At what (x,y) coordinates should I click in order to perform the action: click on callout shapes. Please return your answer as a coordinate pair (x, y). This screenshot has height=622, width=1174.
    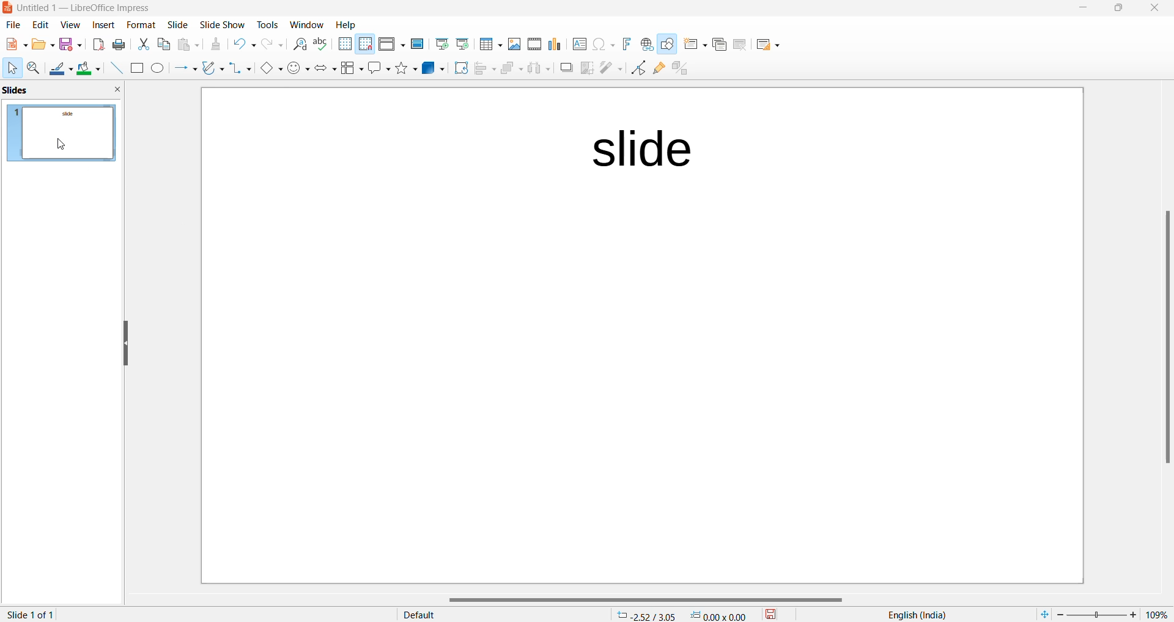
    Looking at the image, I should click on (380, 69).